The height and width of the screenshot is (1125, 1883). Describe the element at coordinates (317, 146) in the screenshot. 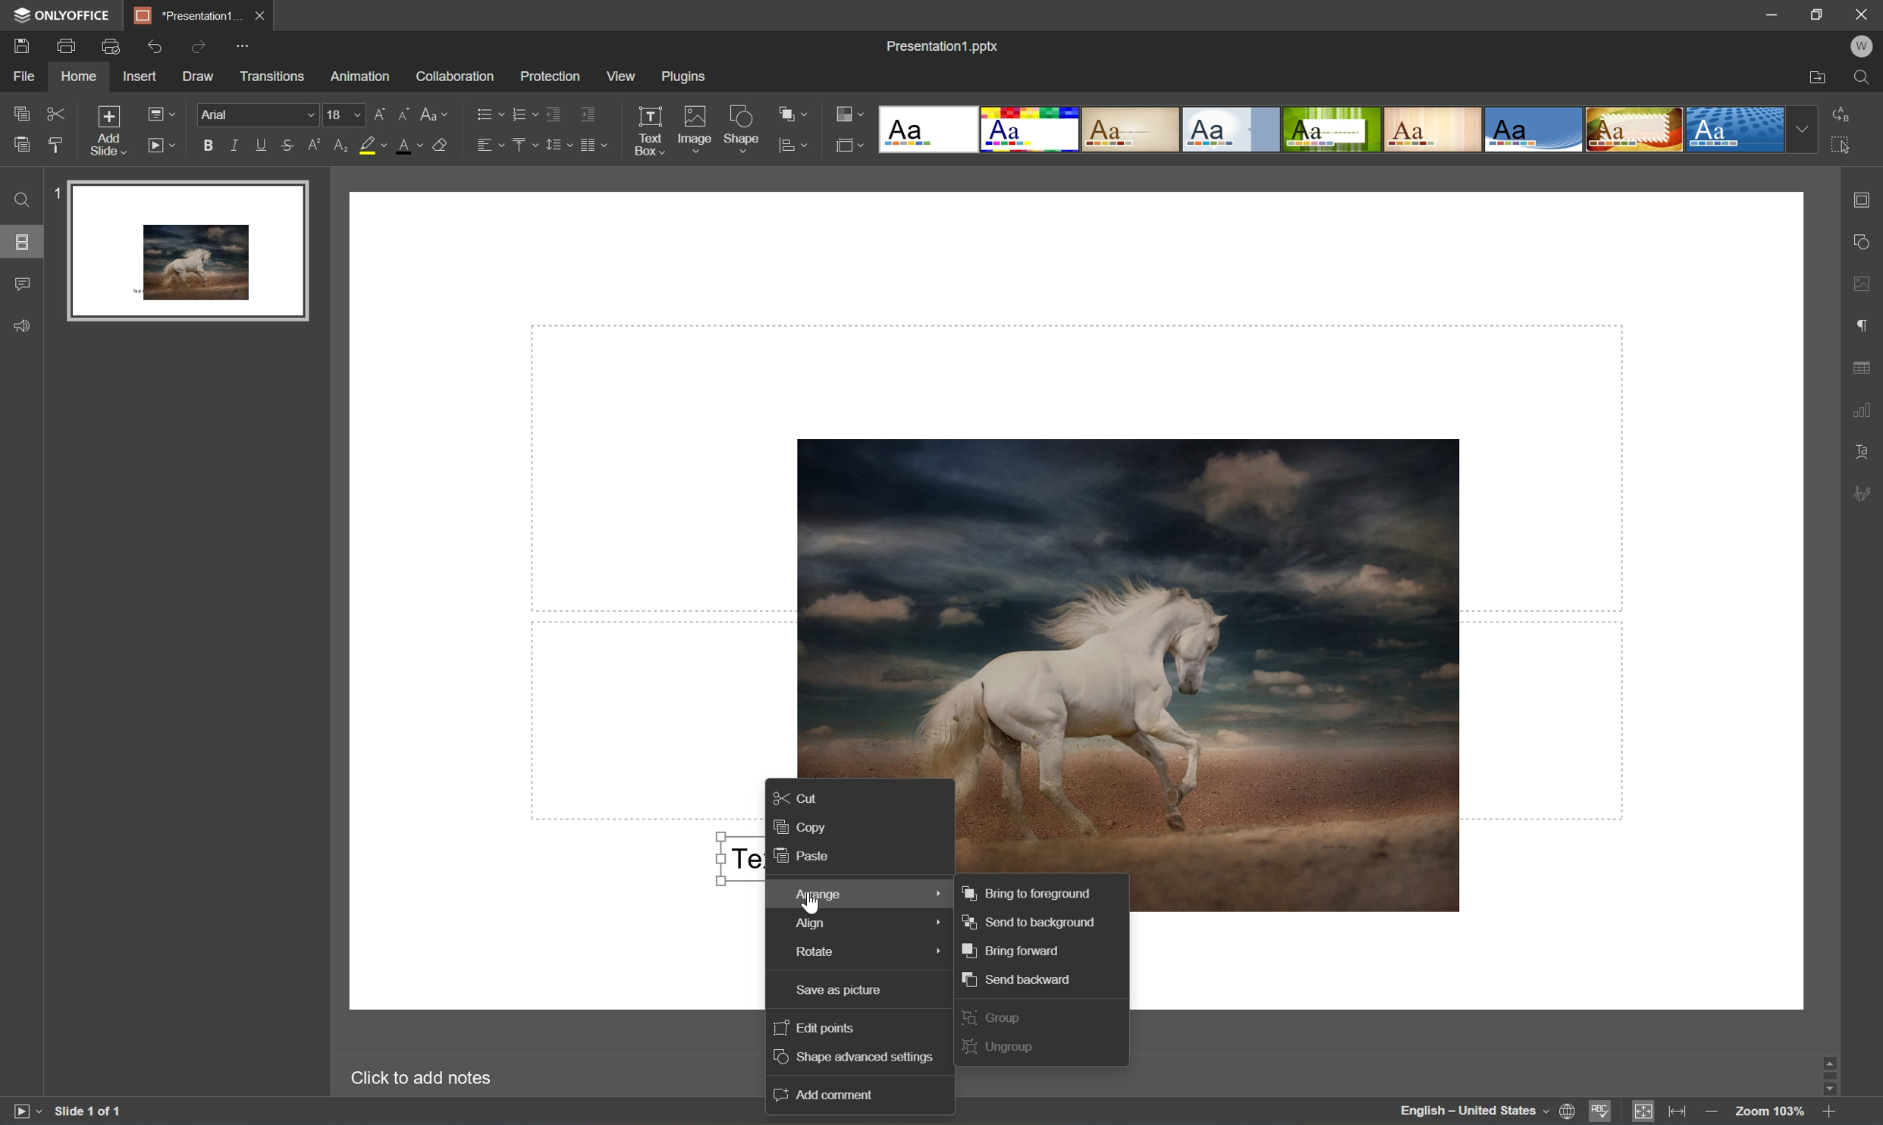

I see `Subscript` at that location.